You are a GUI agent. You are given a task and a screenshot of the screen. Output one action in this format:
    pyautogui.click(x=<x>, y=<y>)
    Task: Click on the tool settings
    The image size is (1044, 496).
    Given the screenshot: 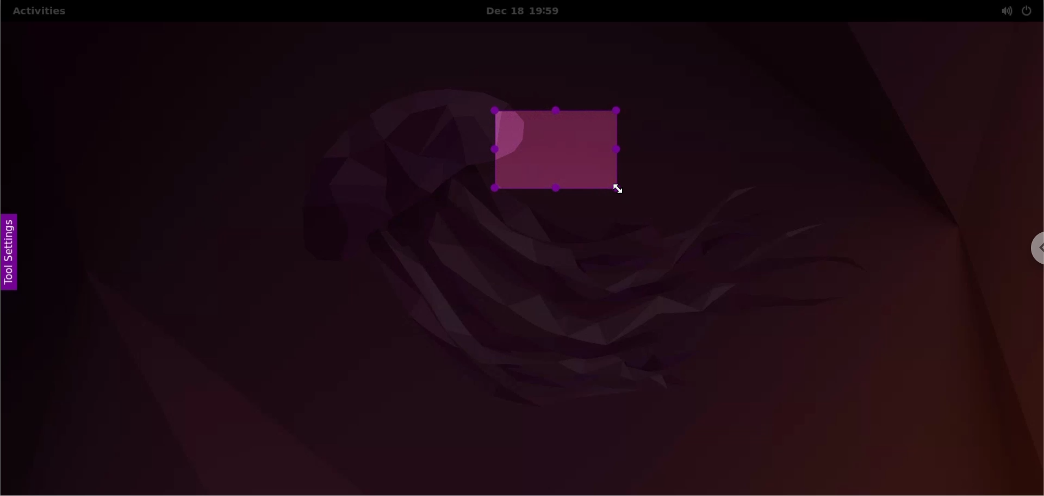 What is the action you would take?
    pyautogui.click(x=9, y=255)
    